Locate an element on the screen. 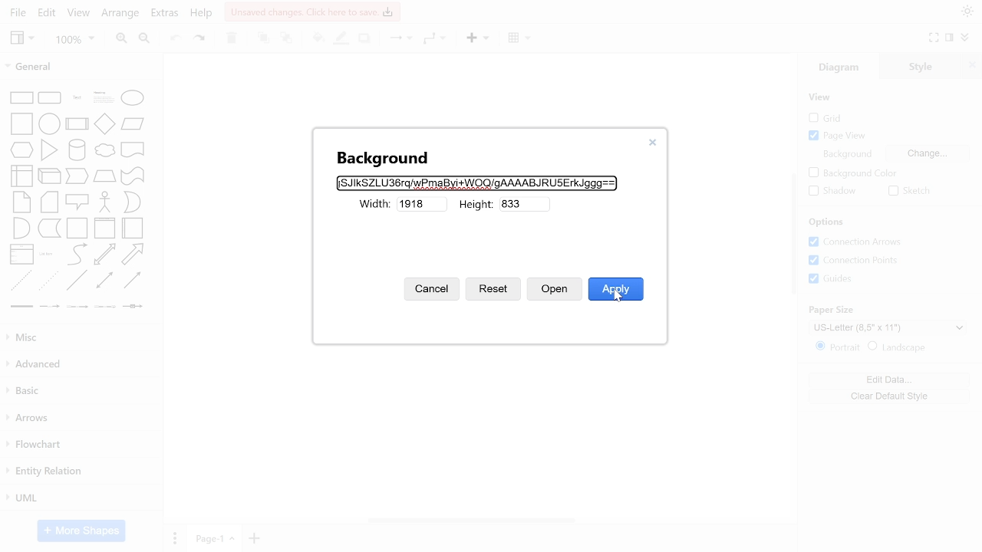 The height and width of the screenshot is (552, 982). general shapes is located at coordinates (19, 307).